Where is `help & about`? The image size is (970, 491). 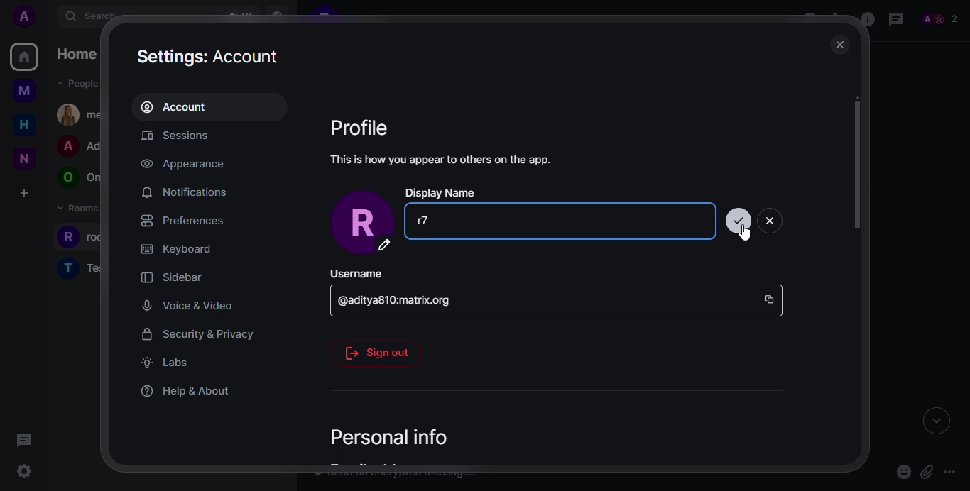
help & about is located at coordinates (185, 390).